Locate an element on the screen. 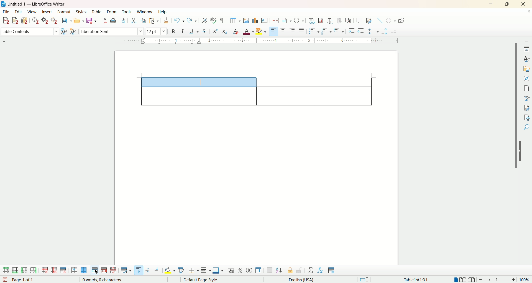 The width and height of the screenshot is (532, 283). insert endnote is located at coordinates (331, 21).